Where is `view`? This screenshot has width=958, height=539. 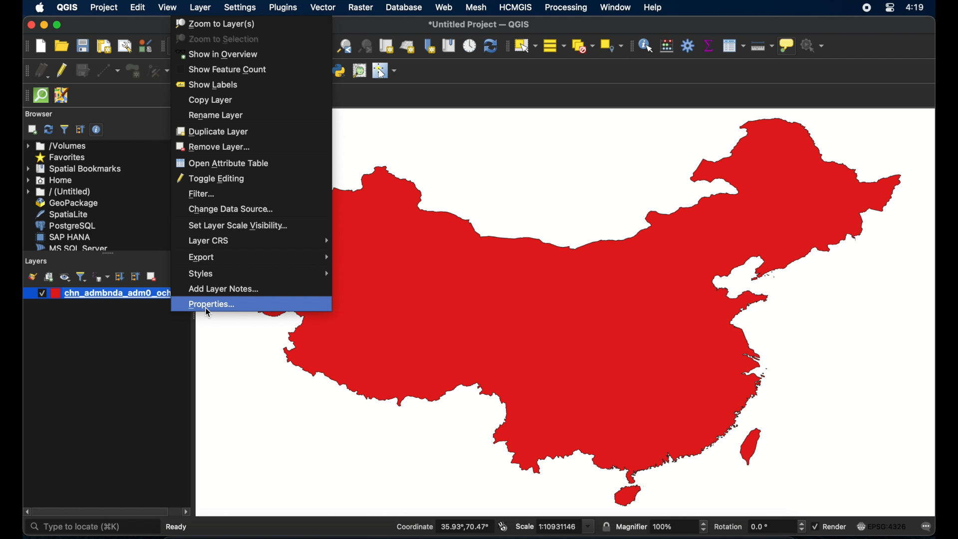 view is located at coordinates (168, 8).